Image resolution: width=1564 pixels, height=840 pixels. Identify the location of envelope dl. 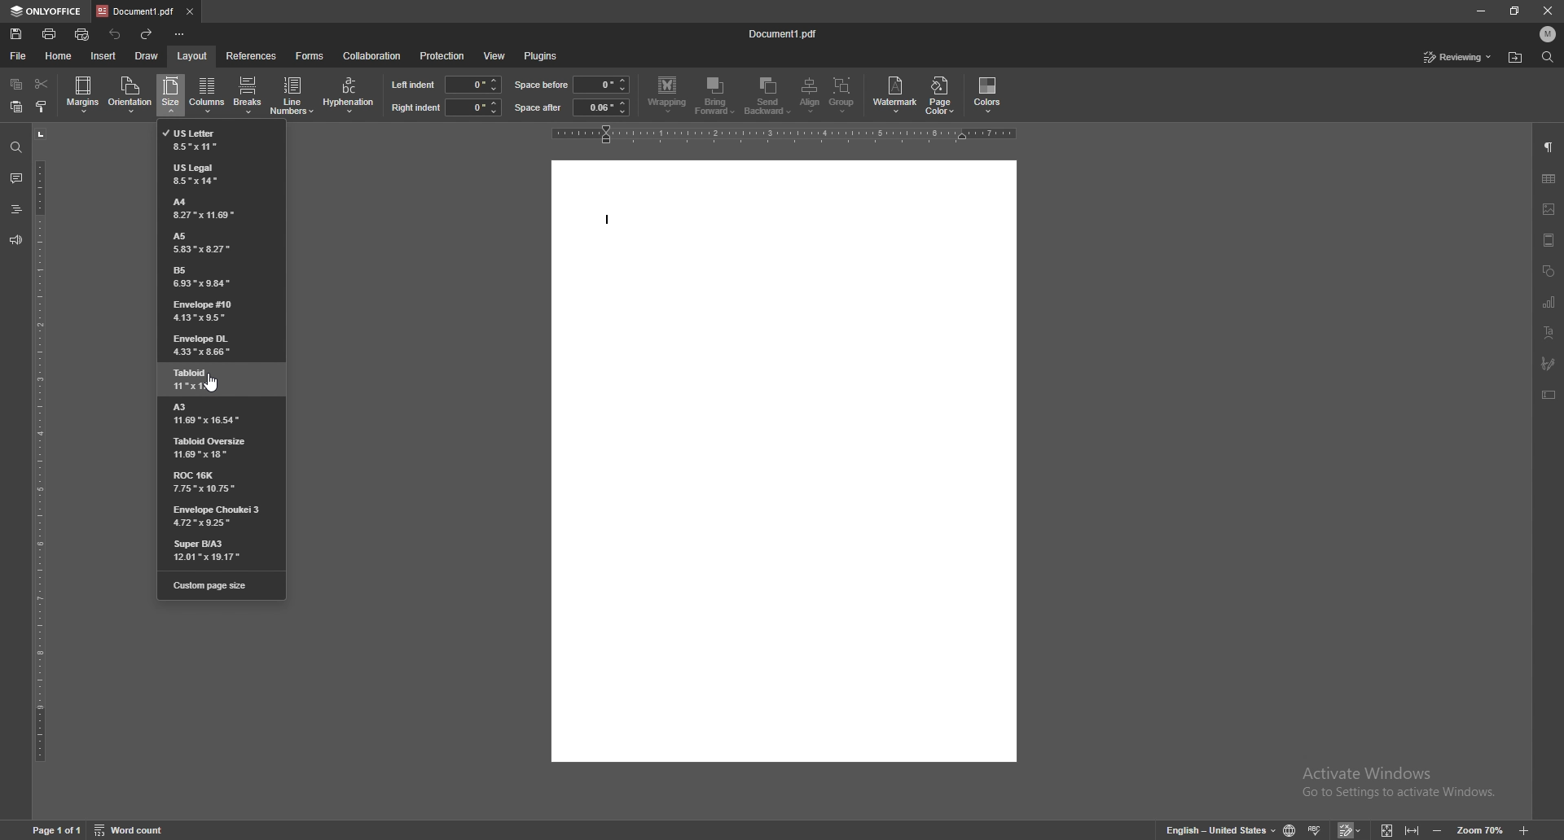
(217, 344).